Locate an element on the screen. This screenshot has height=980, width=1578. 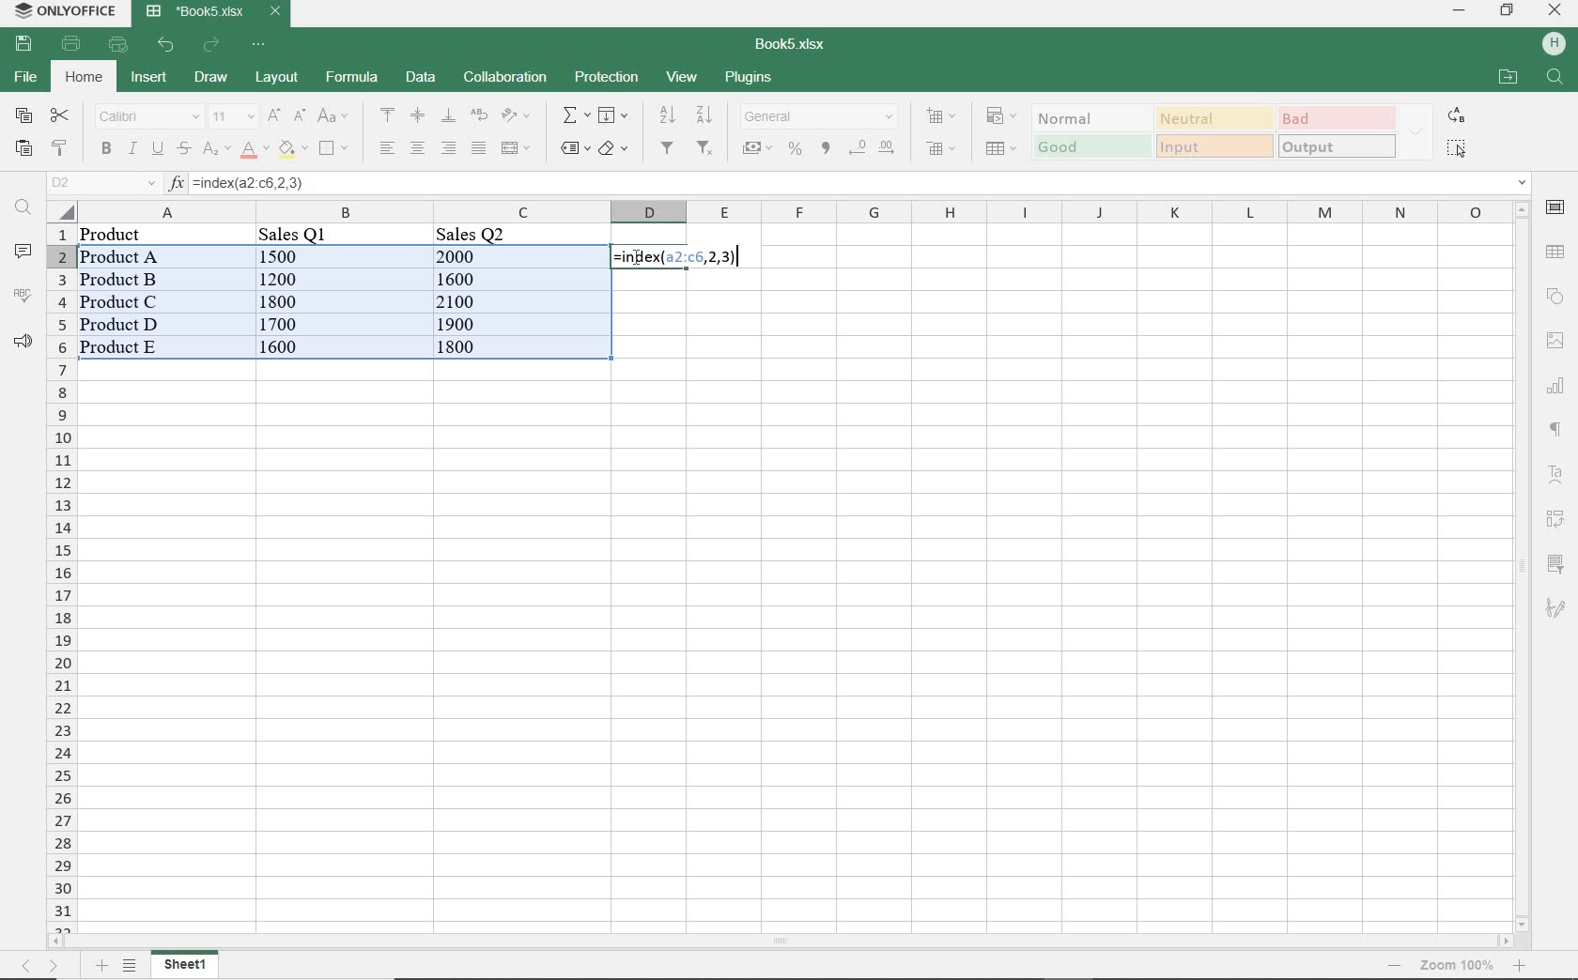
neutral is located at coordinates (1212, 117).